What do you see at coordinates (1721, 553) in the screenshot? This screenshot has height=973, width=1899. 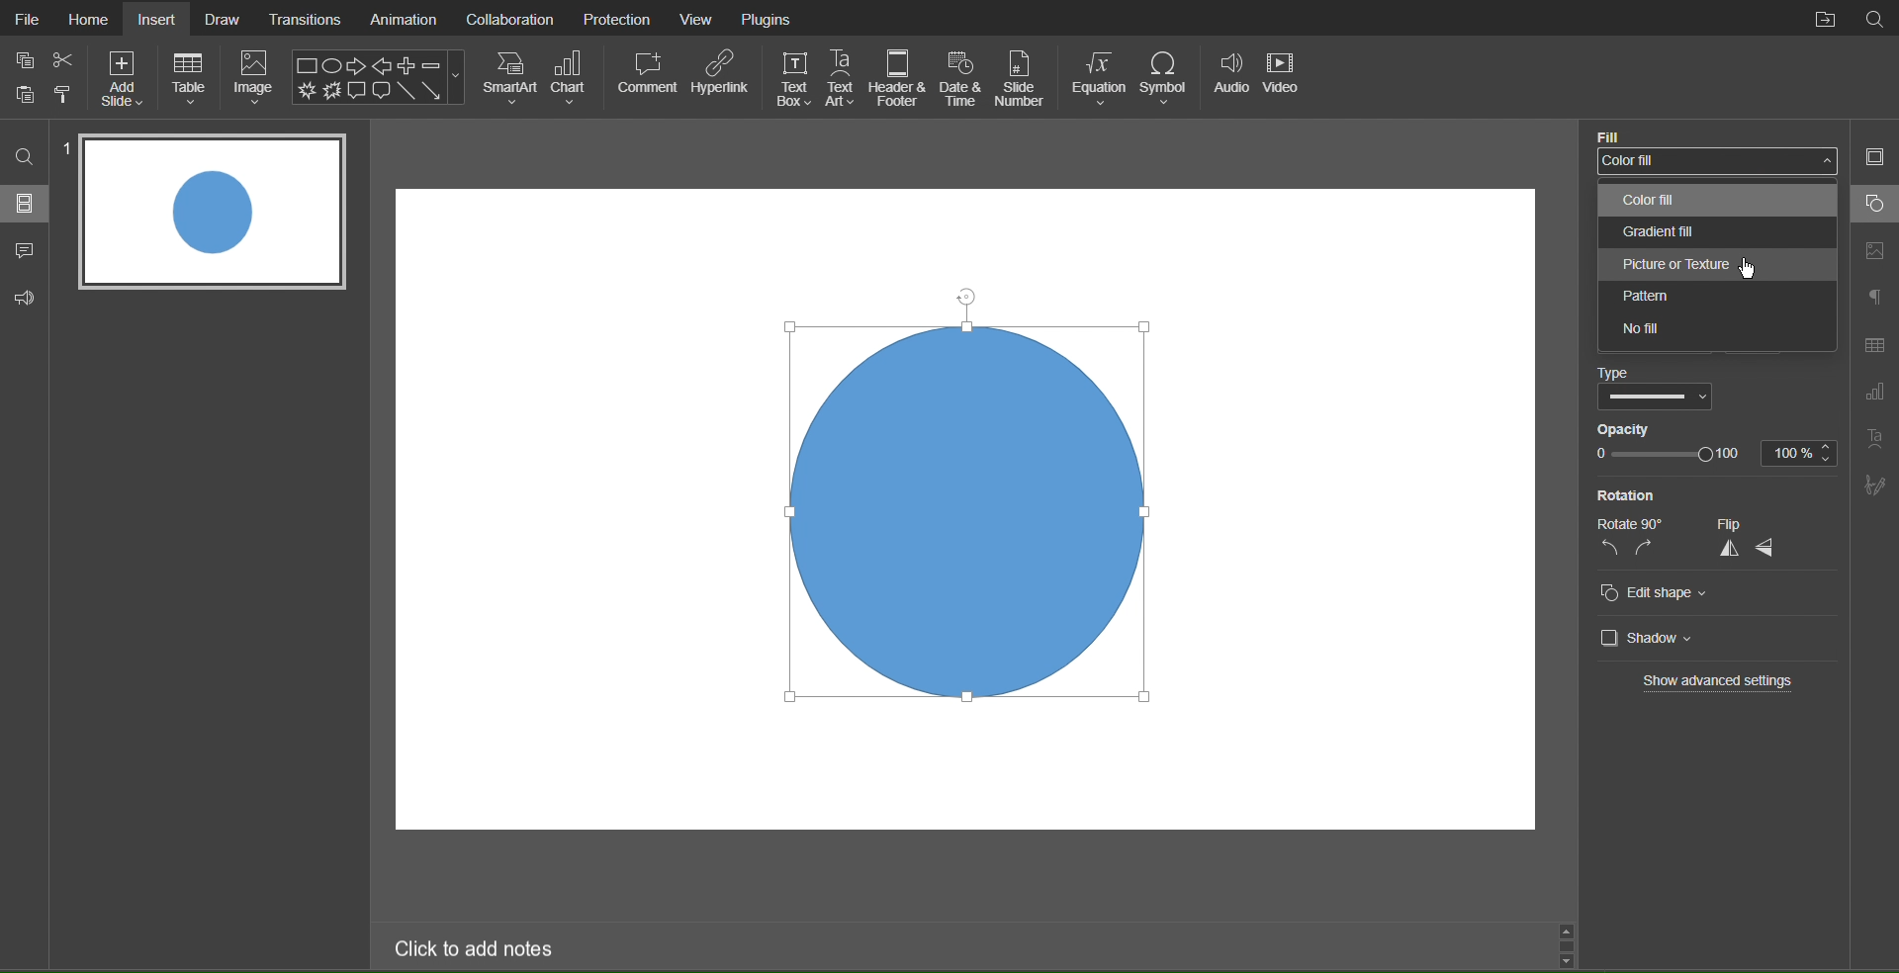 I see `flip up` at bounding box center [1721, 553].